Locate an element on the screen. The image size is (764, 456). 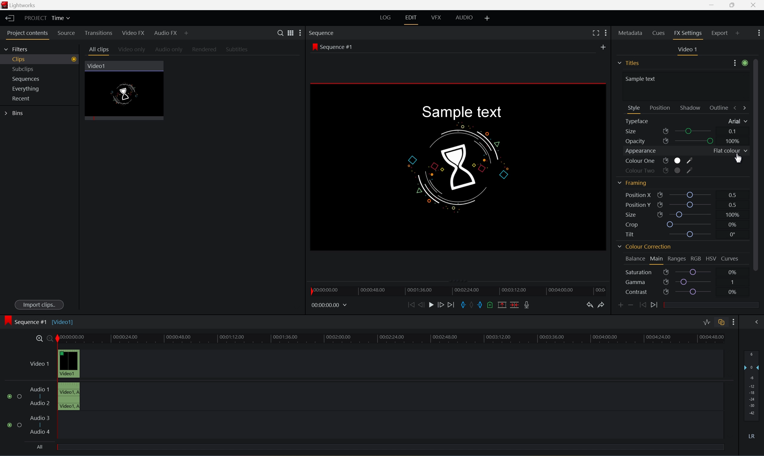
projects controls is located at coordinates (30, 34).